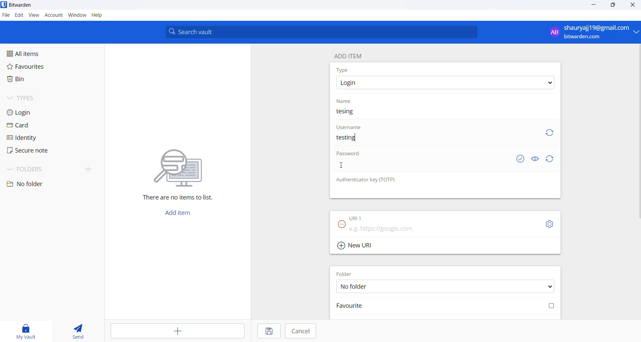  Describe the element at coordinates (40, 170) in the screenshot. I see `folders` at that location.